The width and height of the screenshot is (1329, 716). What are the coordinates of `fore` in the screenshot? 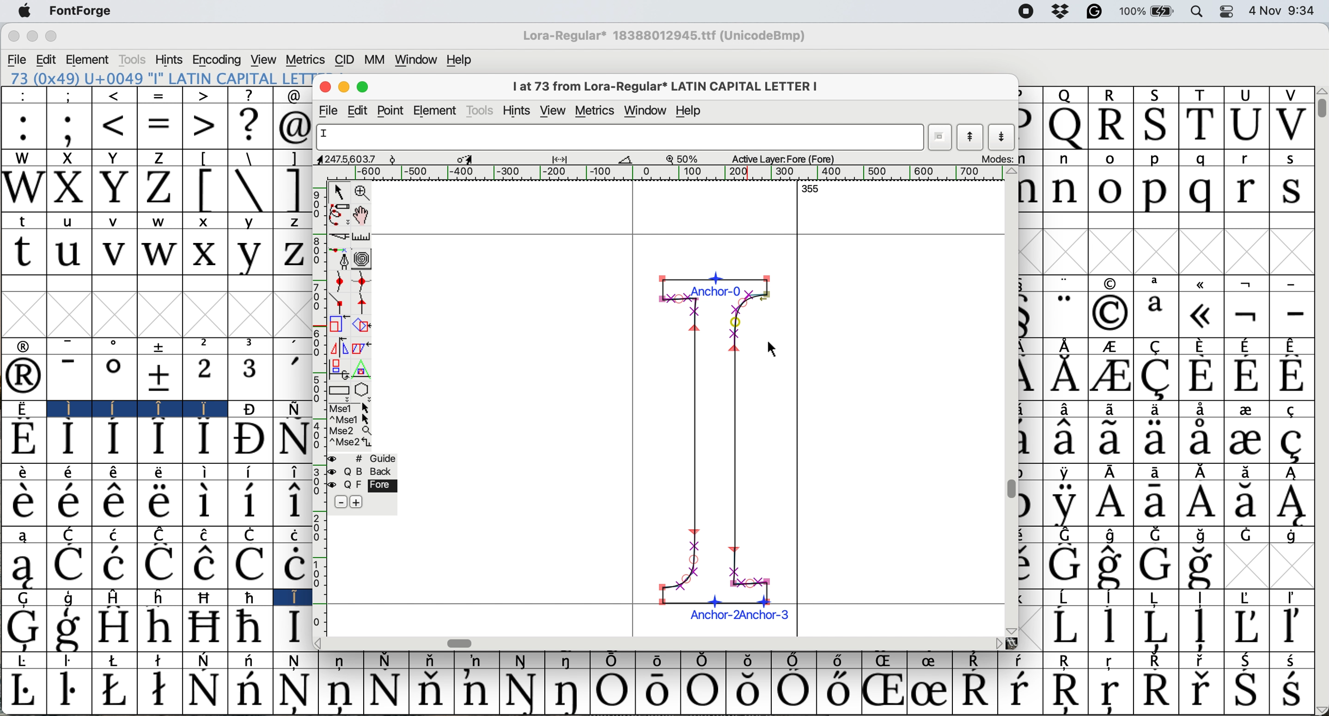 It's located at (372, 485).